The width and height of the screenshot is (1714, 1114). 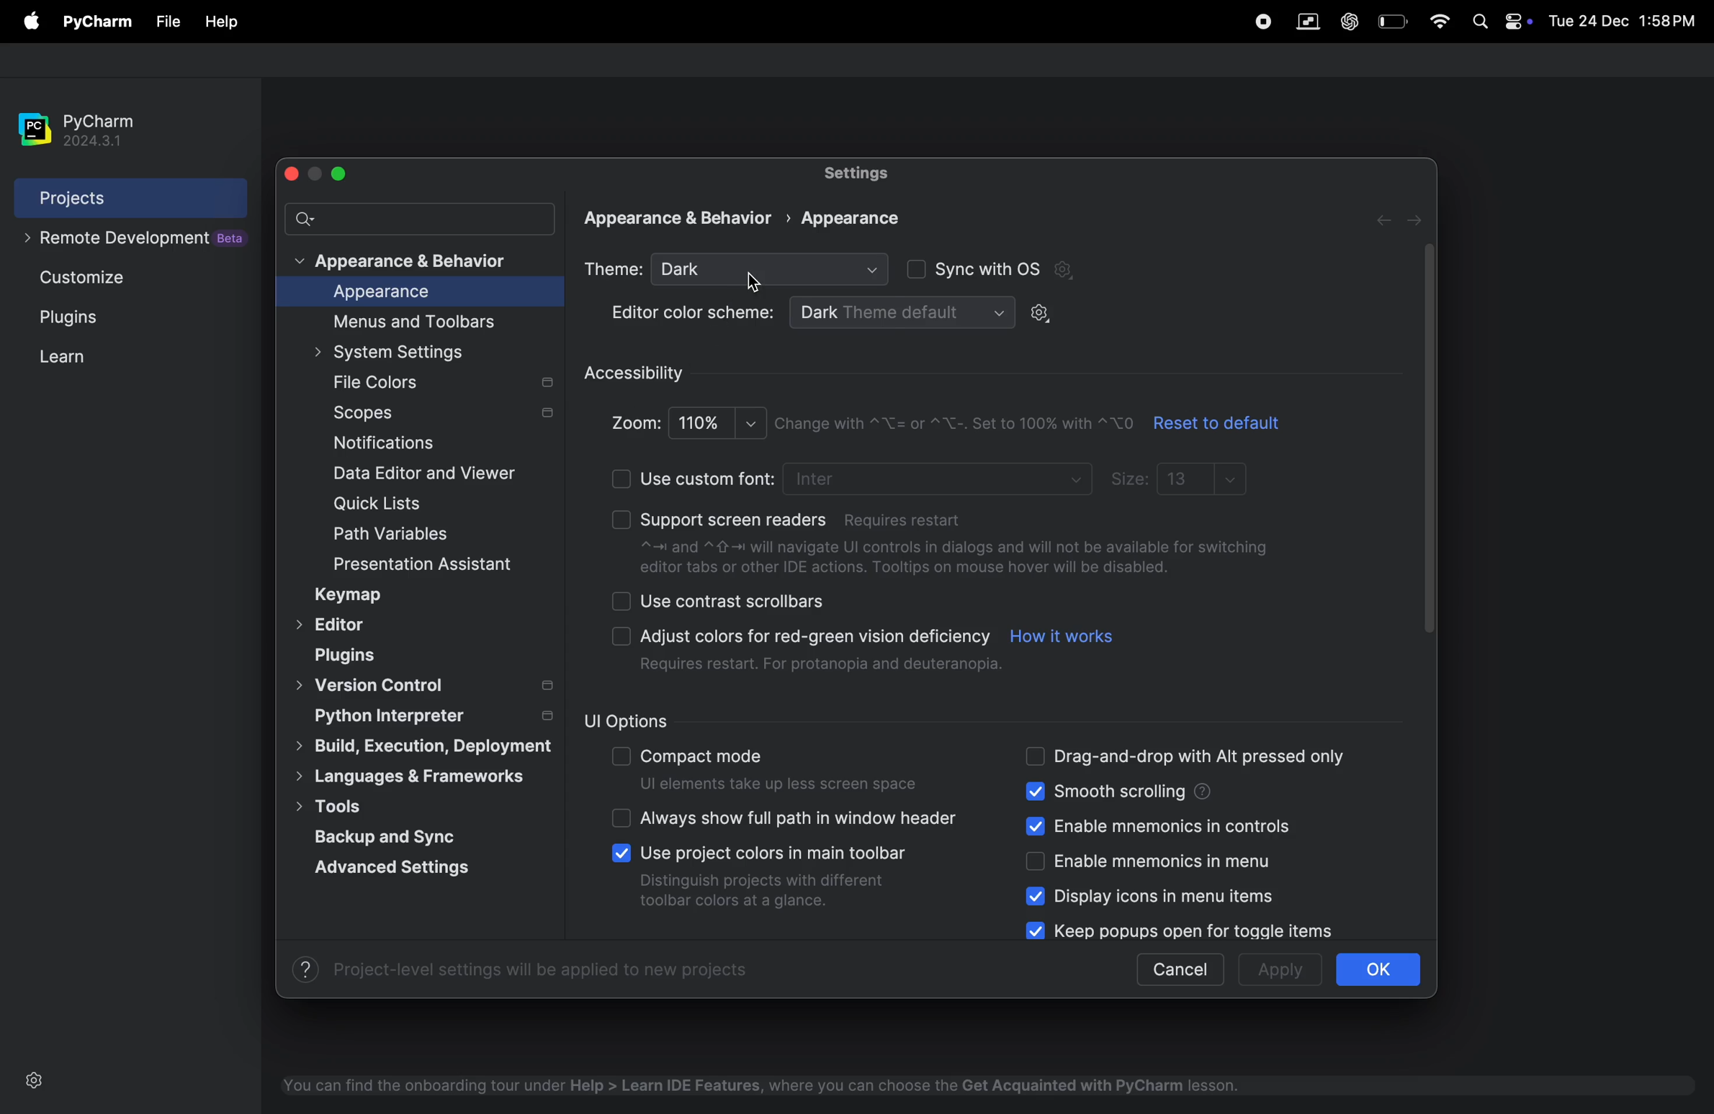 What do you see at coordinates (1037, 896) in the screenshot?
I see `check boxes` at bounding box center [1037, 896].